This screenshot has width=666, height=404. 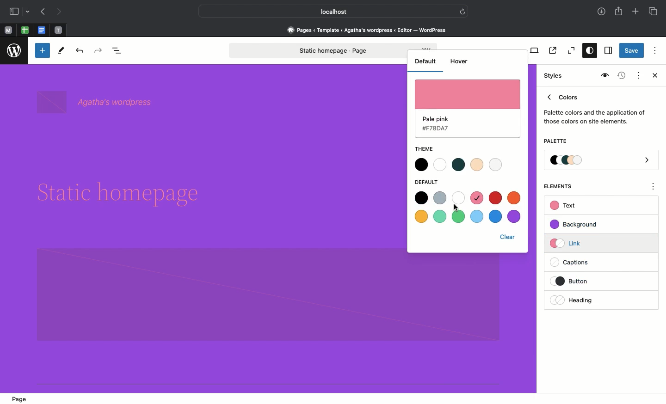 I want to click on Text, so click(x=564, y=206).